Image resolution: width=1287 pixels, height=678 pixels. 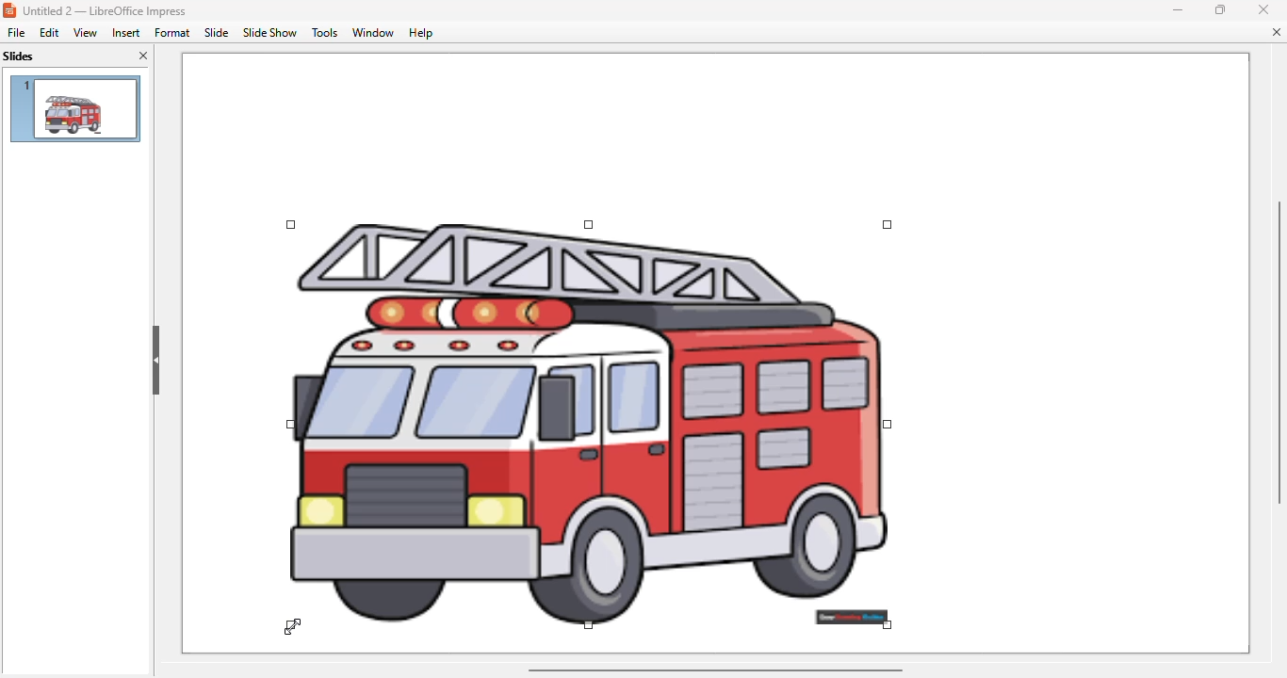 I want to click on slide 1 preview, so click(x=74, y=108).